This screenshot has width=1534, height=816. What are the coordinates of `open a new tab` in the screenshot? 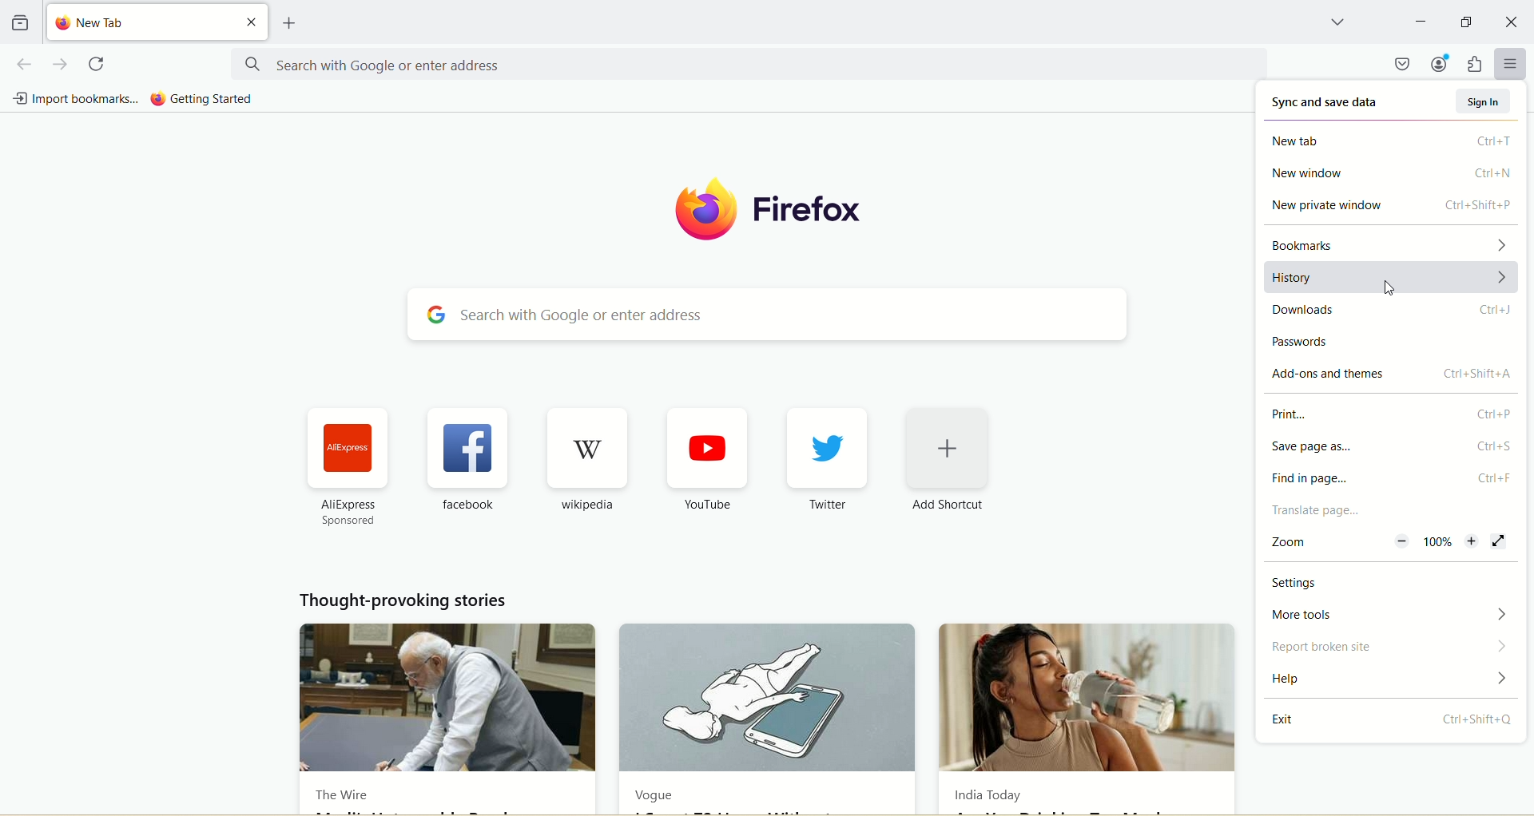 It's located at (290, 23).